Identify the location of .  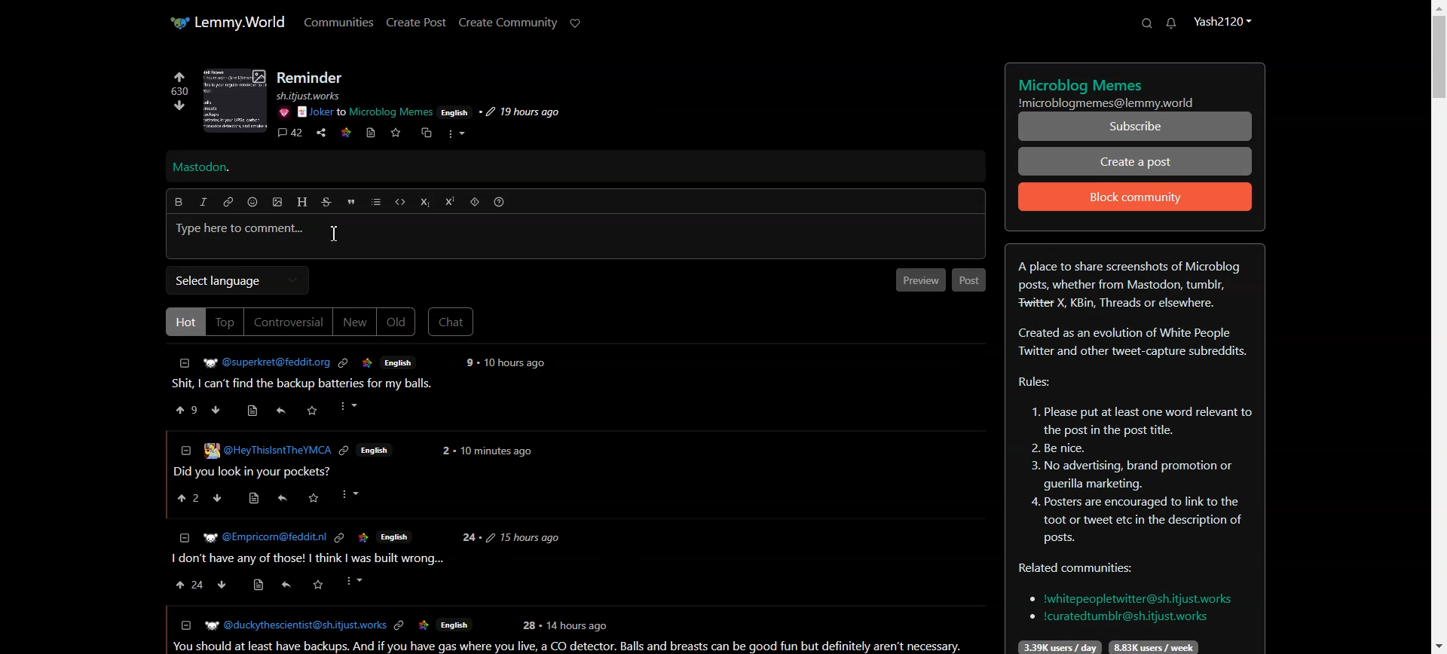
(400, 626).